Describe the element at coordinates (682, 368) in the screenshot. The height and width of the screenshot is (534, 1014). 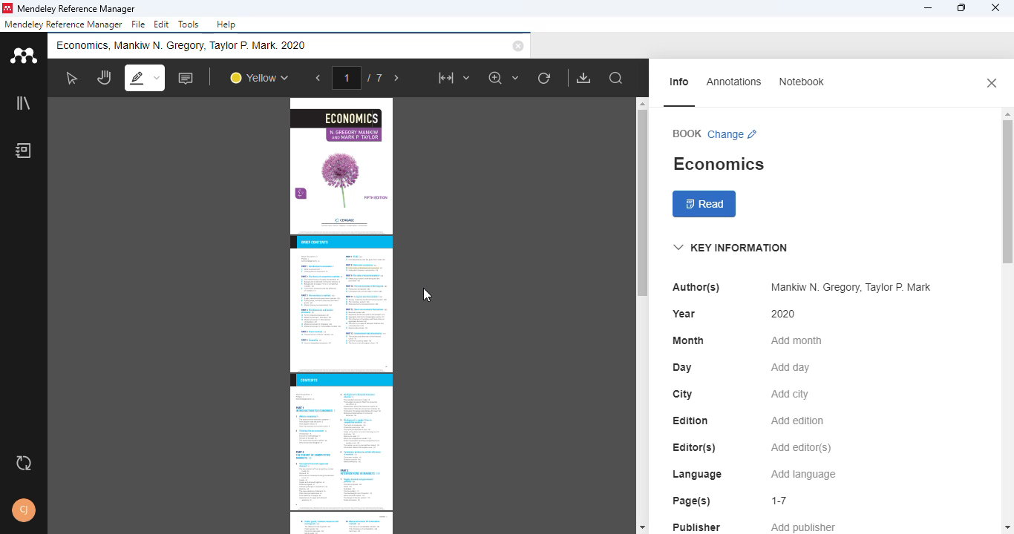
I see `day` at that location.